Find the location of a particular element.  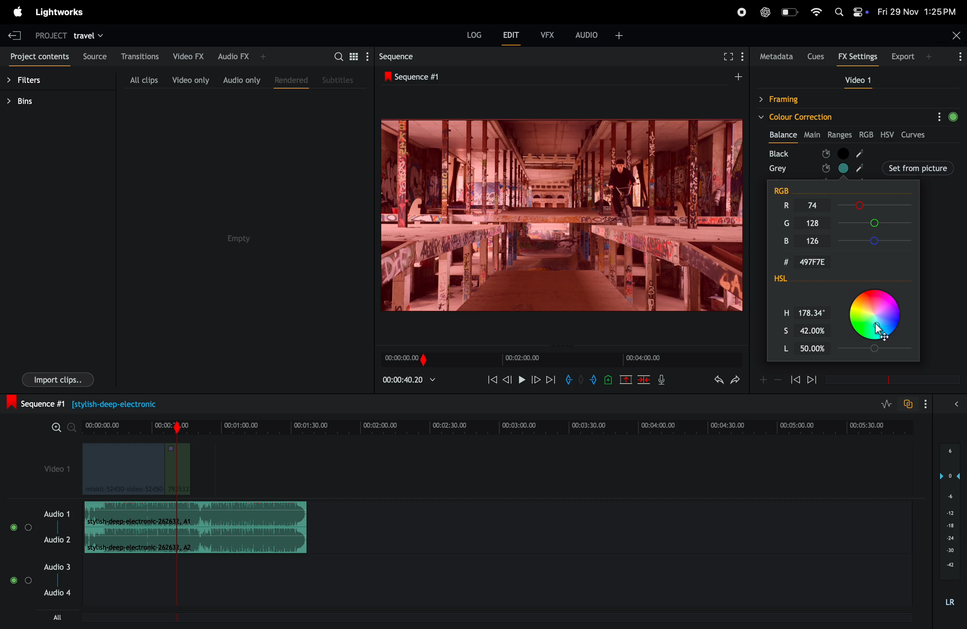

rewind is located at coordinates (795, 380).